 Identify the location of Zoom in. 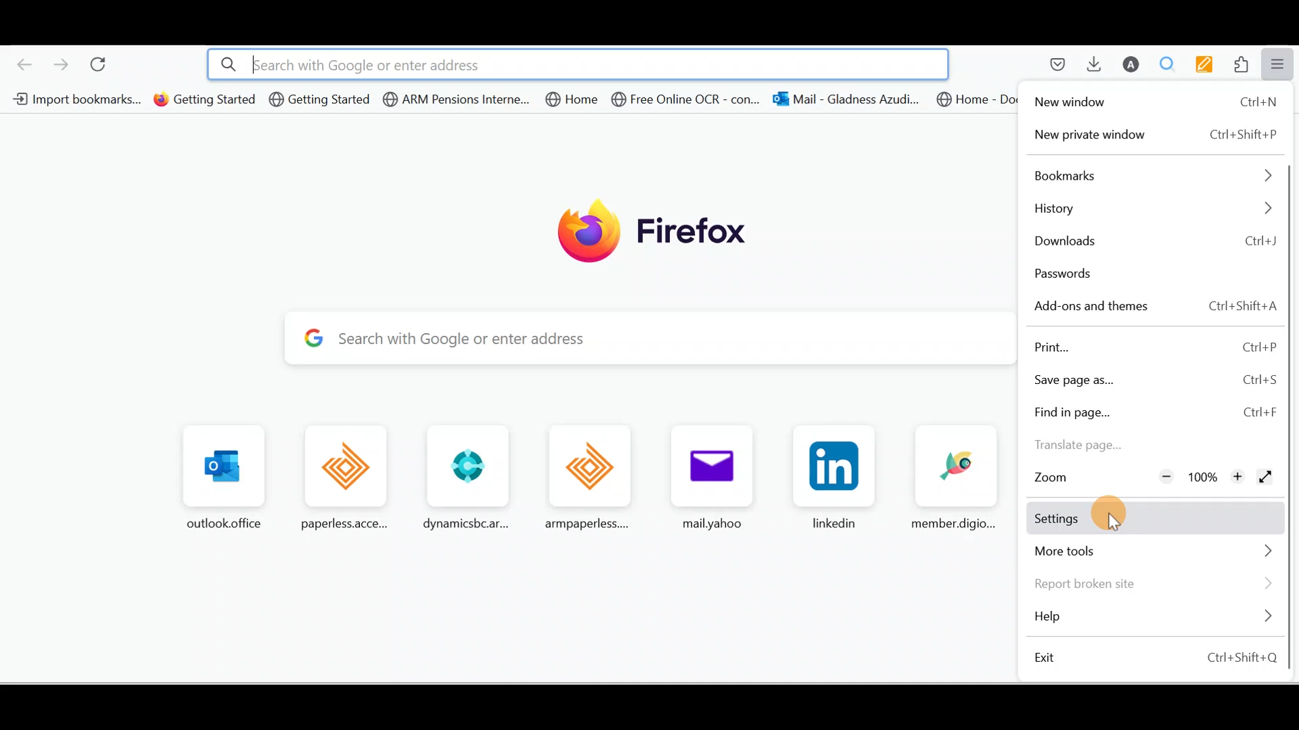
(1241, 477).